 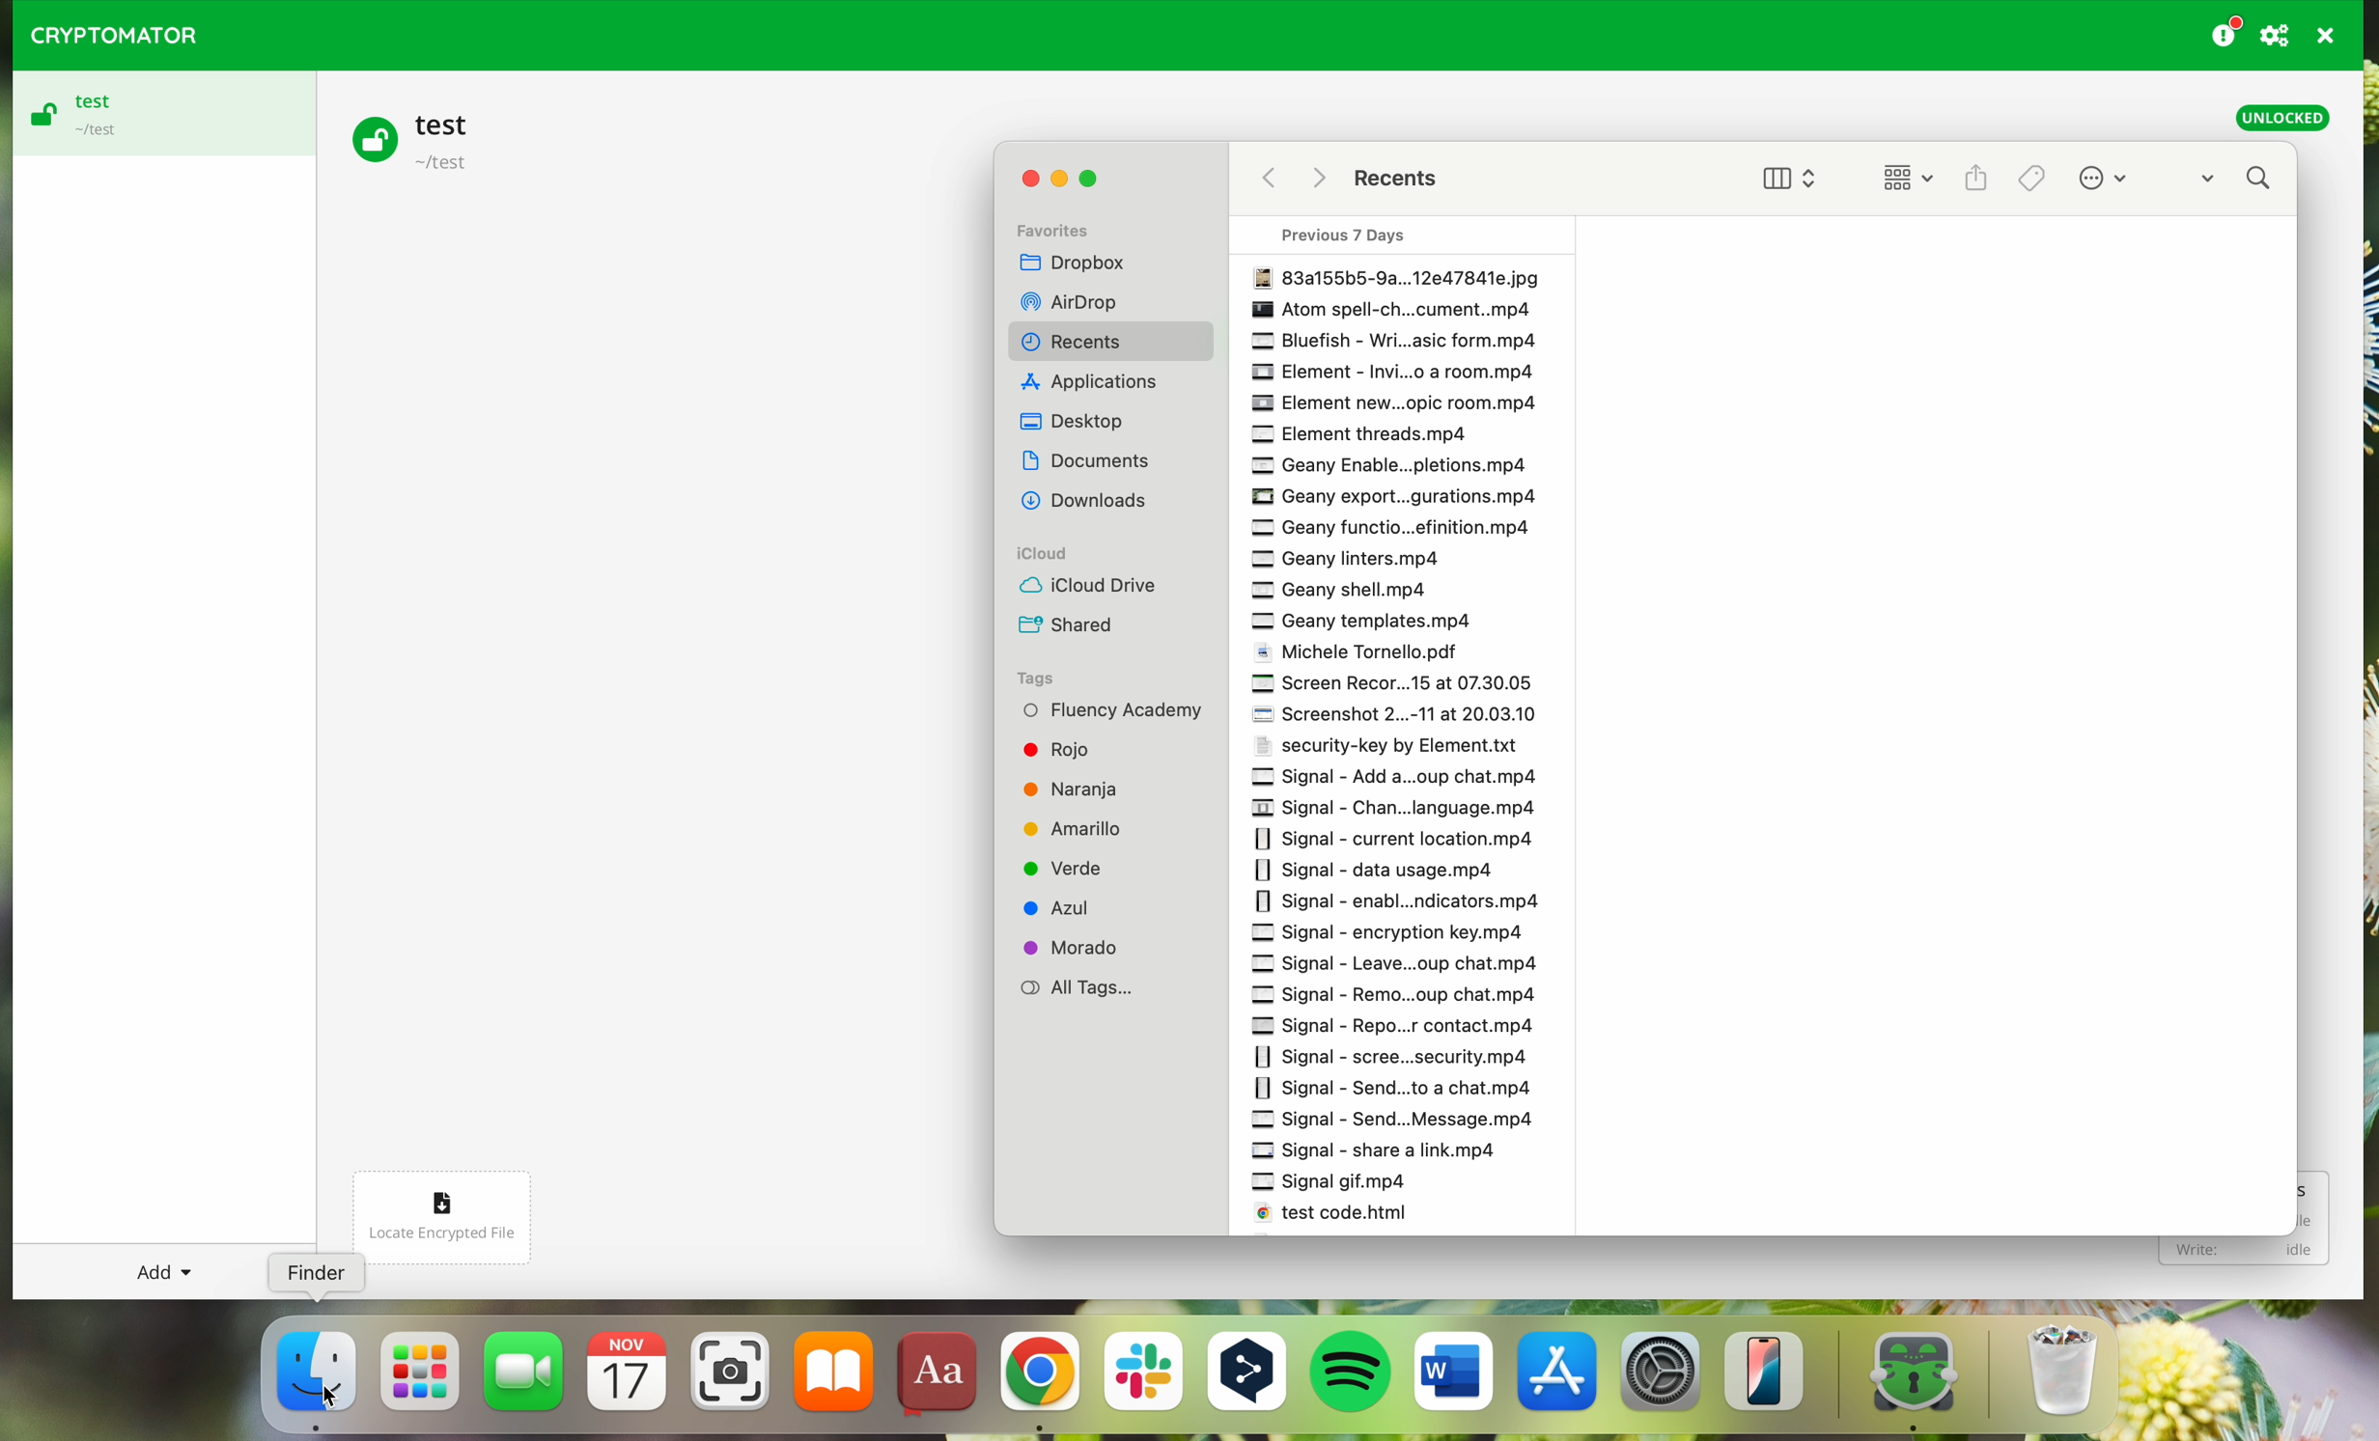 What do you see at coordinates (938, 1375) in the screenshot?
I see `dictionary` at bounding box center [938, 1375].